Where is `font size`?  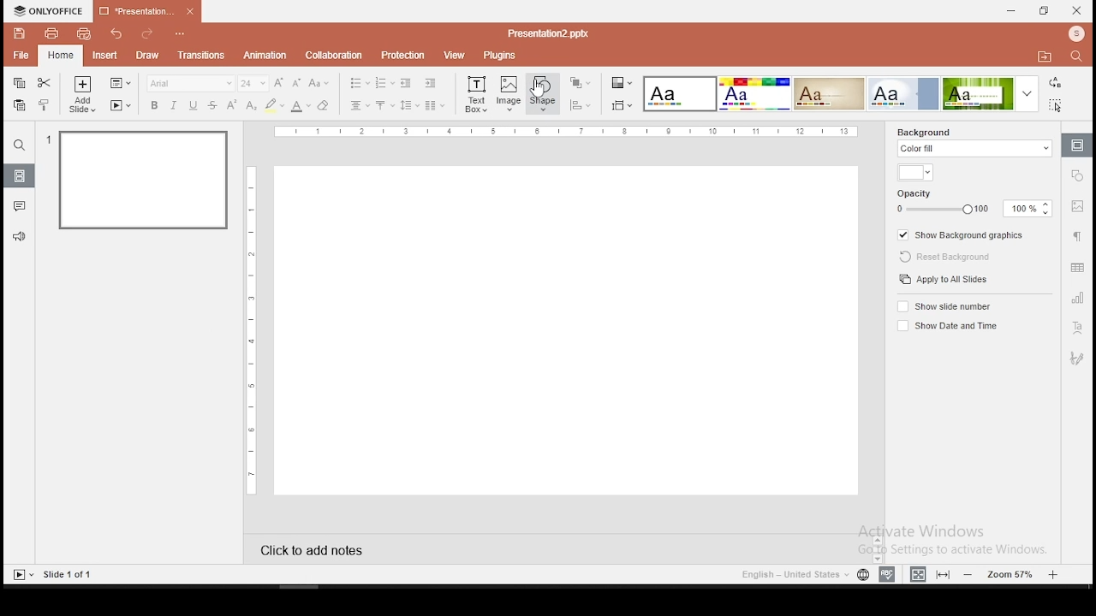 font size is located at coordinates (254, 83).